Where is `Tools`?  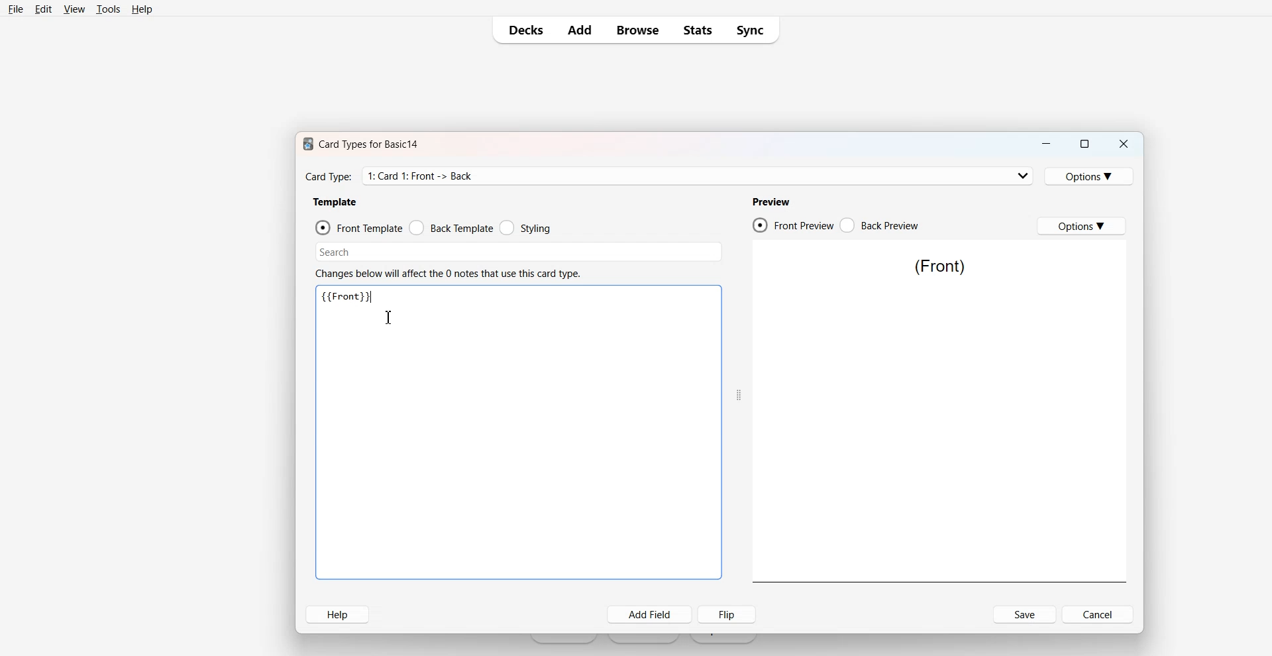
Tools is located at coordinates (108, 9).